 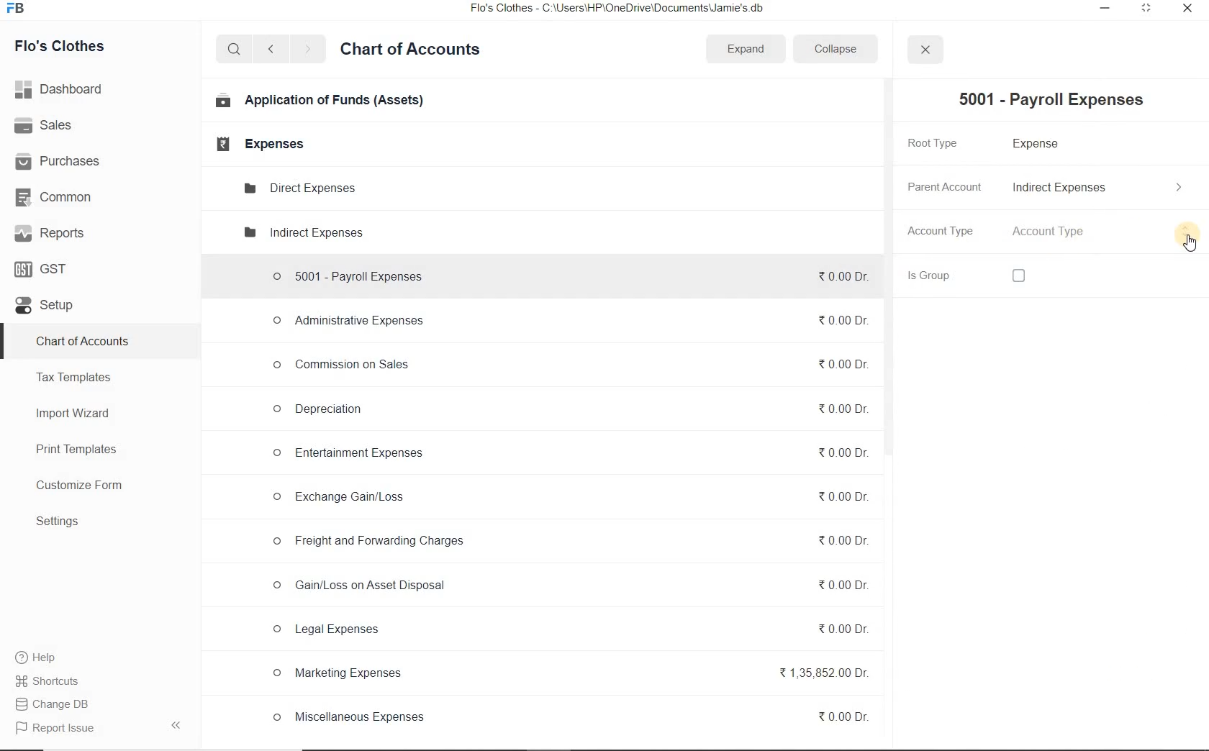 What do you see at coordinates (1185, 12) in the screenshot?
I see `close` at bounding box center [1185, 12].